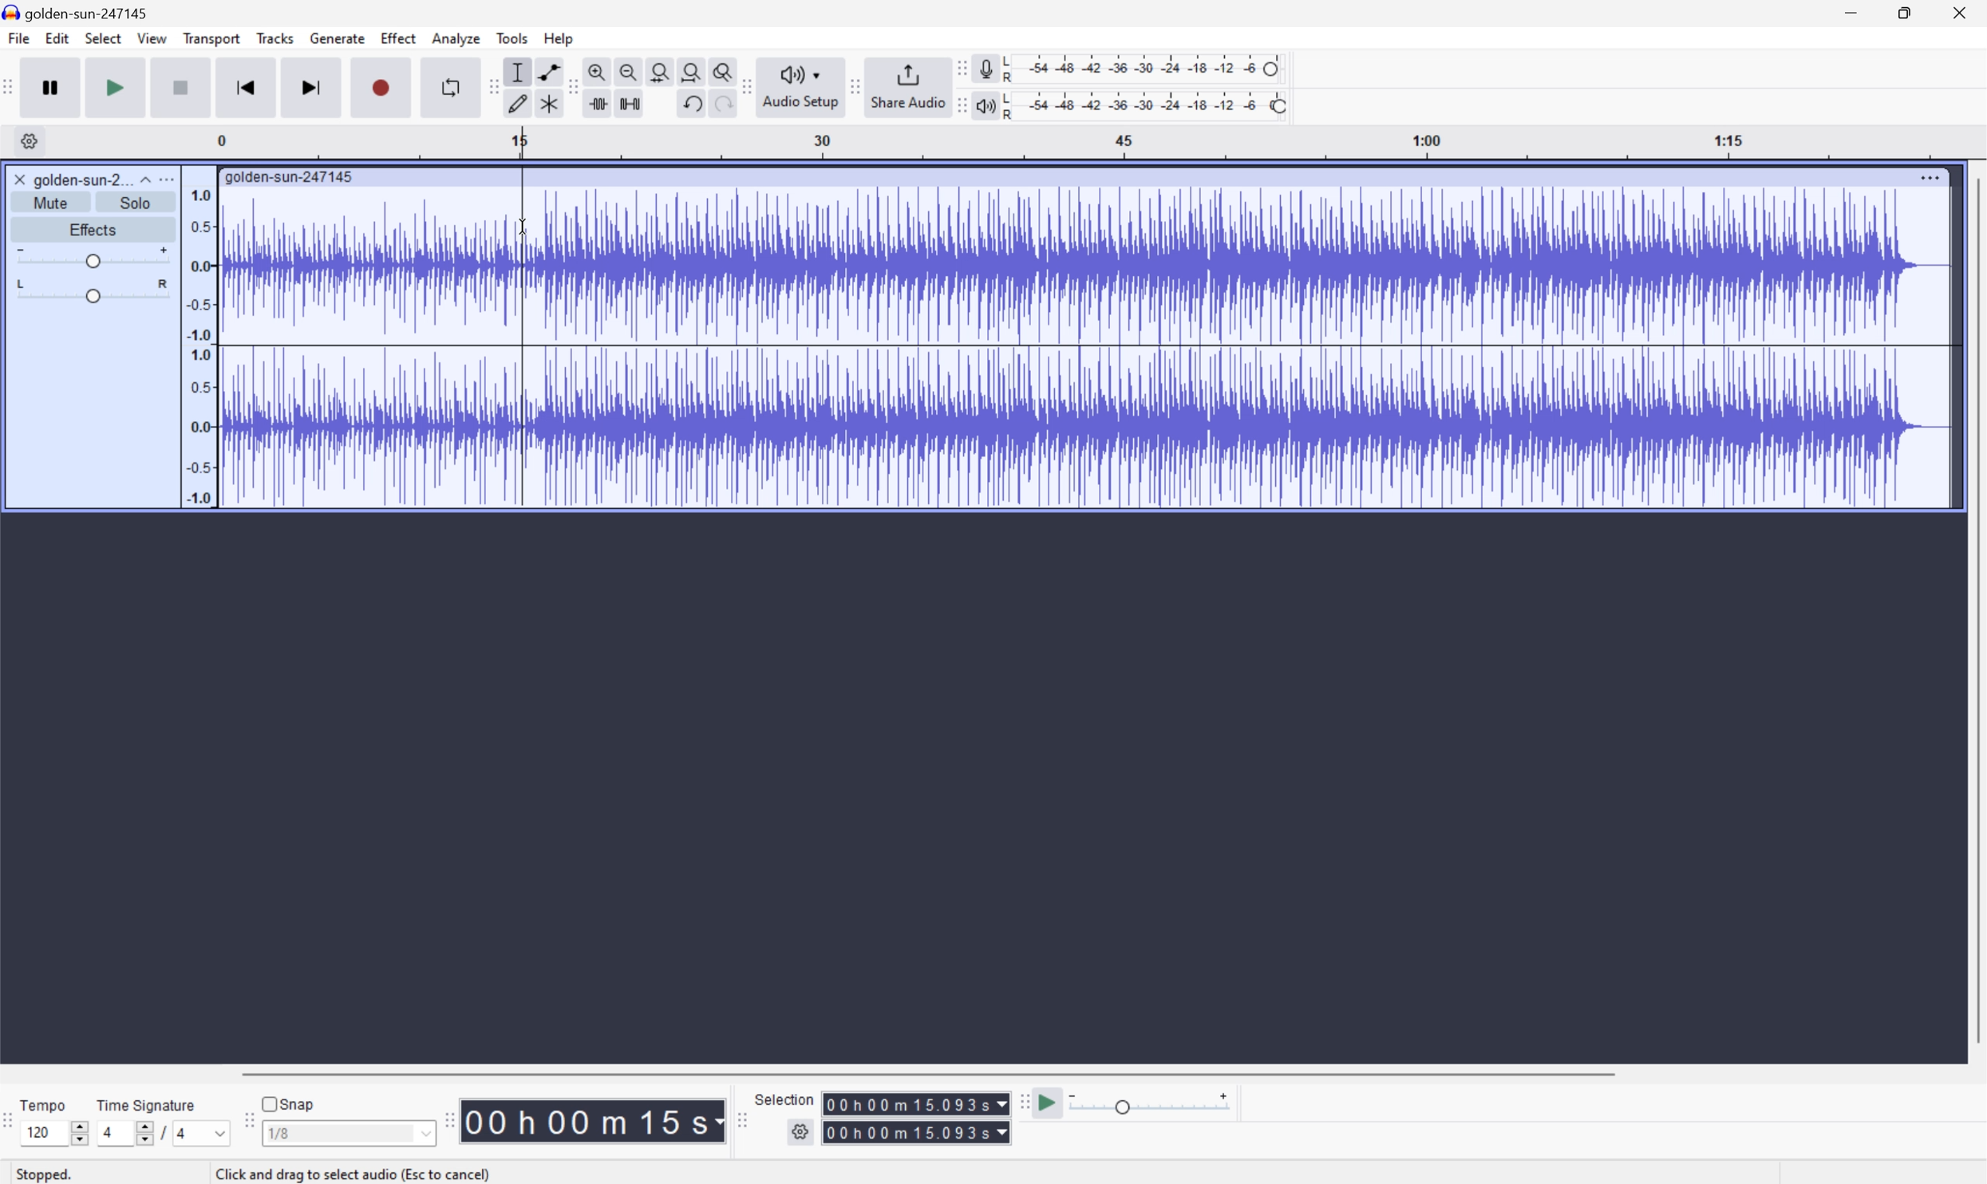  I want to click on Enable looping, so click(447, 85).